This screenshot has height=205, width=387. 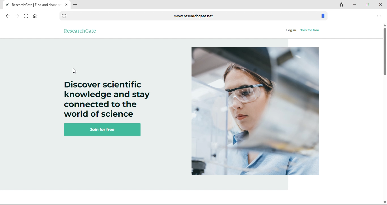 What do you see at coordinates (310, 31) in the screenshot?
I see `join for free` at bounding box center [310, 31].